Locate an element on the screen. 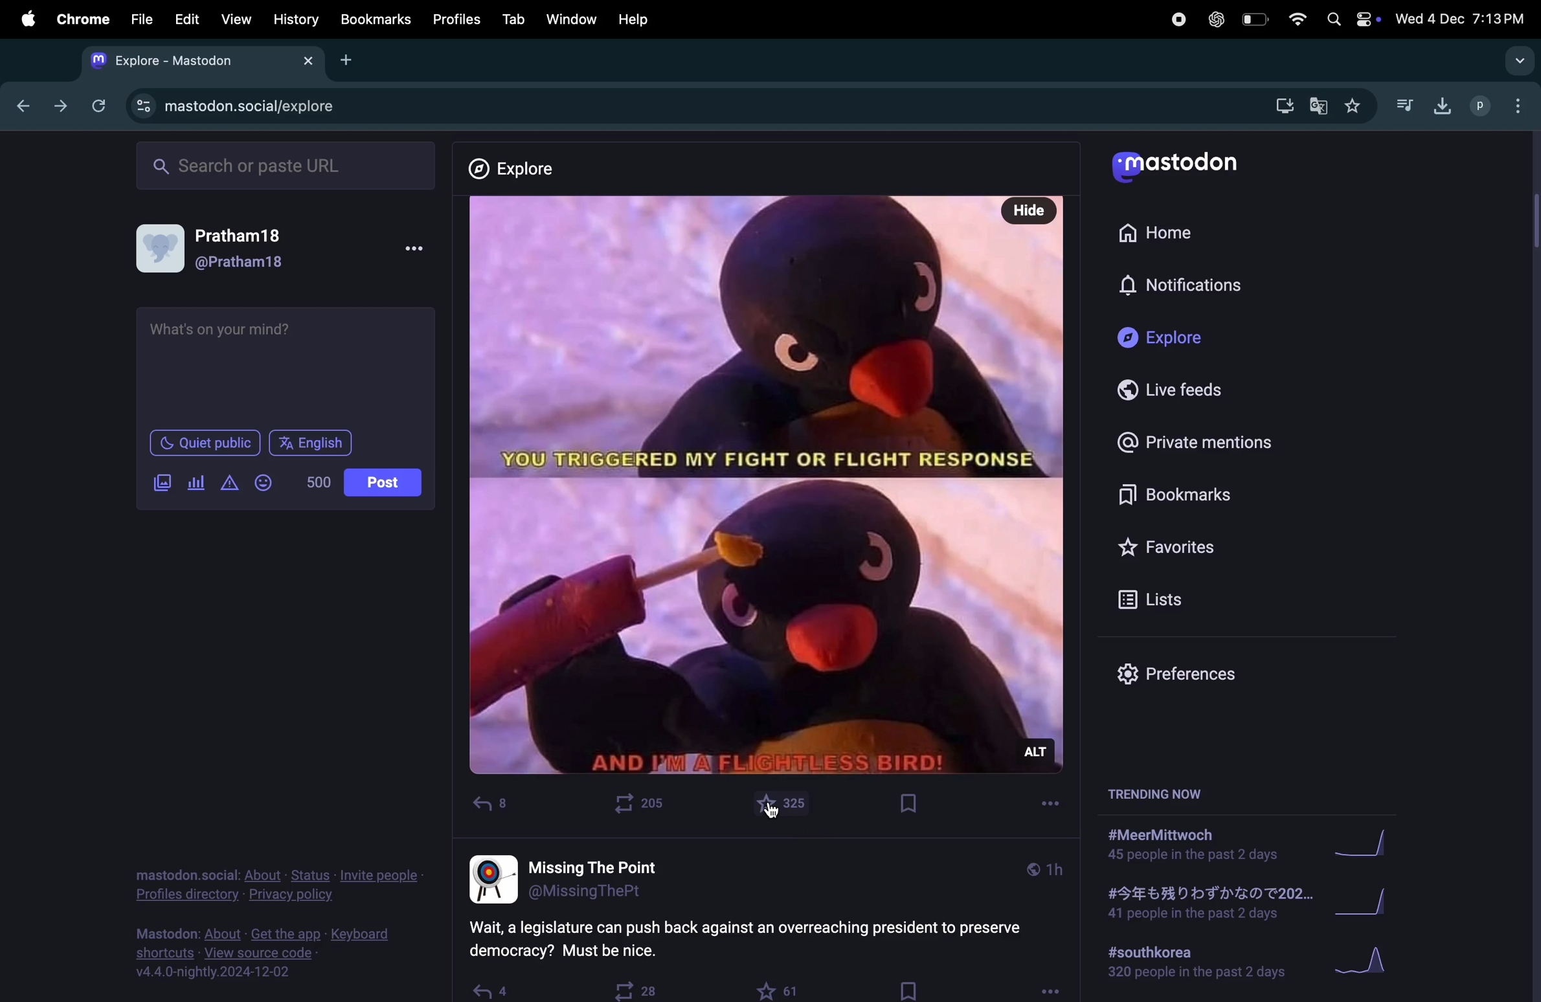 The height and width of the screenshot is (1002, 1541). graph is located at coordinates (1362, 900).